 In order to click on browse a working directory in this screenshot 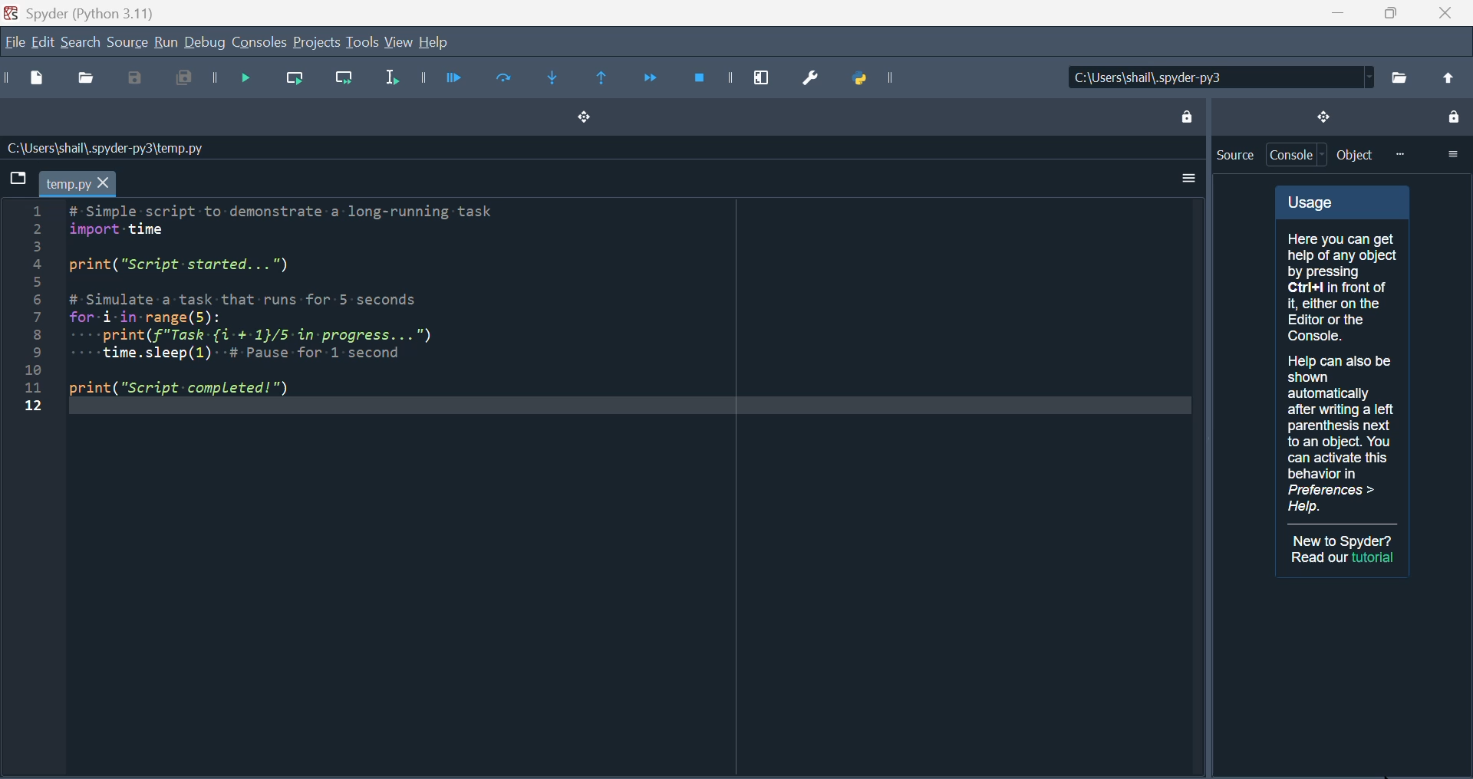, I will do `click(1399, 77)`.